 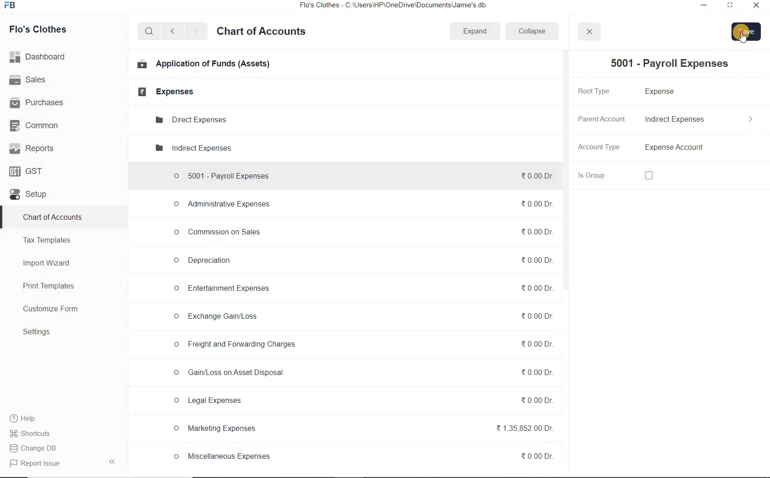 What do you see at coordinates (148, 32) in the screenshot?
I see `search` at bounding box center [148, 32].